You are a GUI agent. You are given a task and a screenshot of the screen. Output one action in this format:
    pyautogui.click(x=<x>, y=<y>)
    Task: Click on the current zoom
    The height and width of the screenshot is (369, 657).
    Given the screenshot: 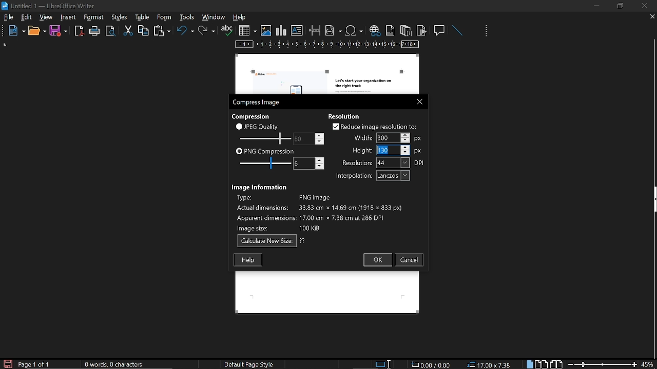 What is the action you would take?
    pyautogui.click(x=648, y=364)
    